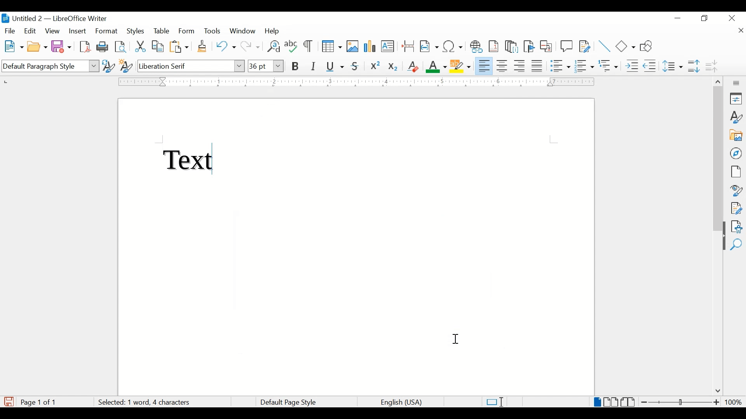 The width and height of the screenshot is (746, 419). I want to click on edit, so click(31, 31).